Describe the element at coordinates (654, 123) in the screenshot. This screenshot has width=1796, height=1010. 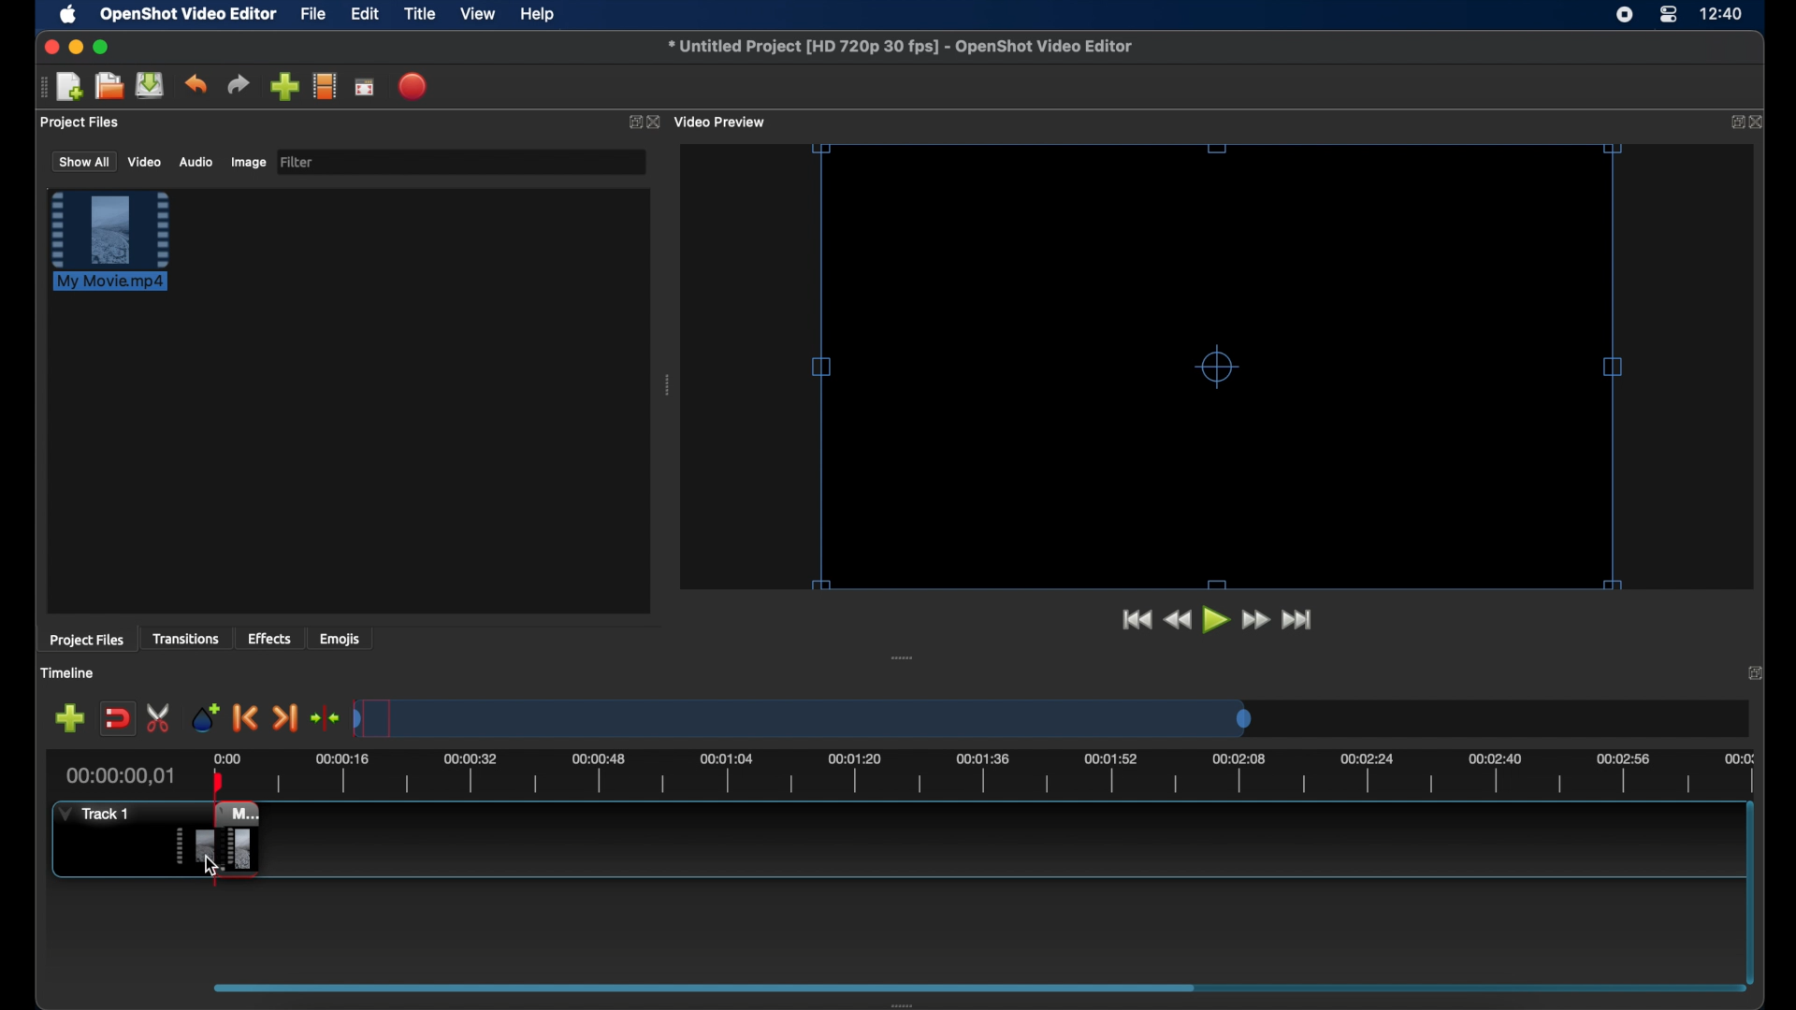
I see `close` at that location.